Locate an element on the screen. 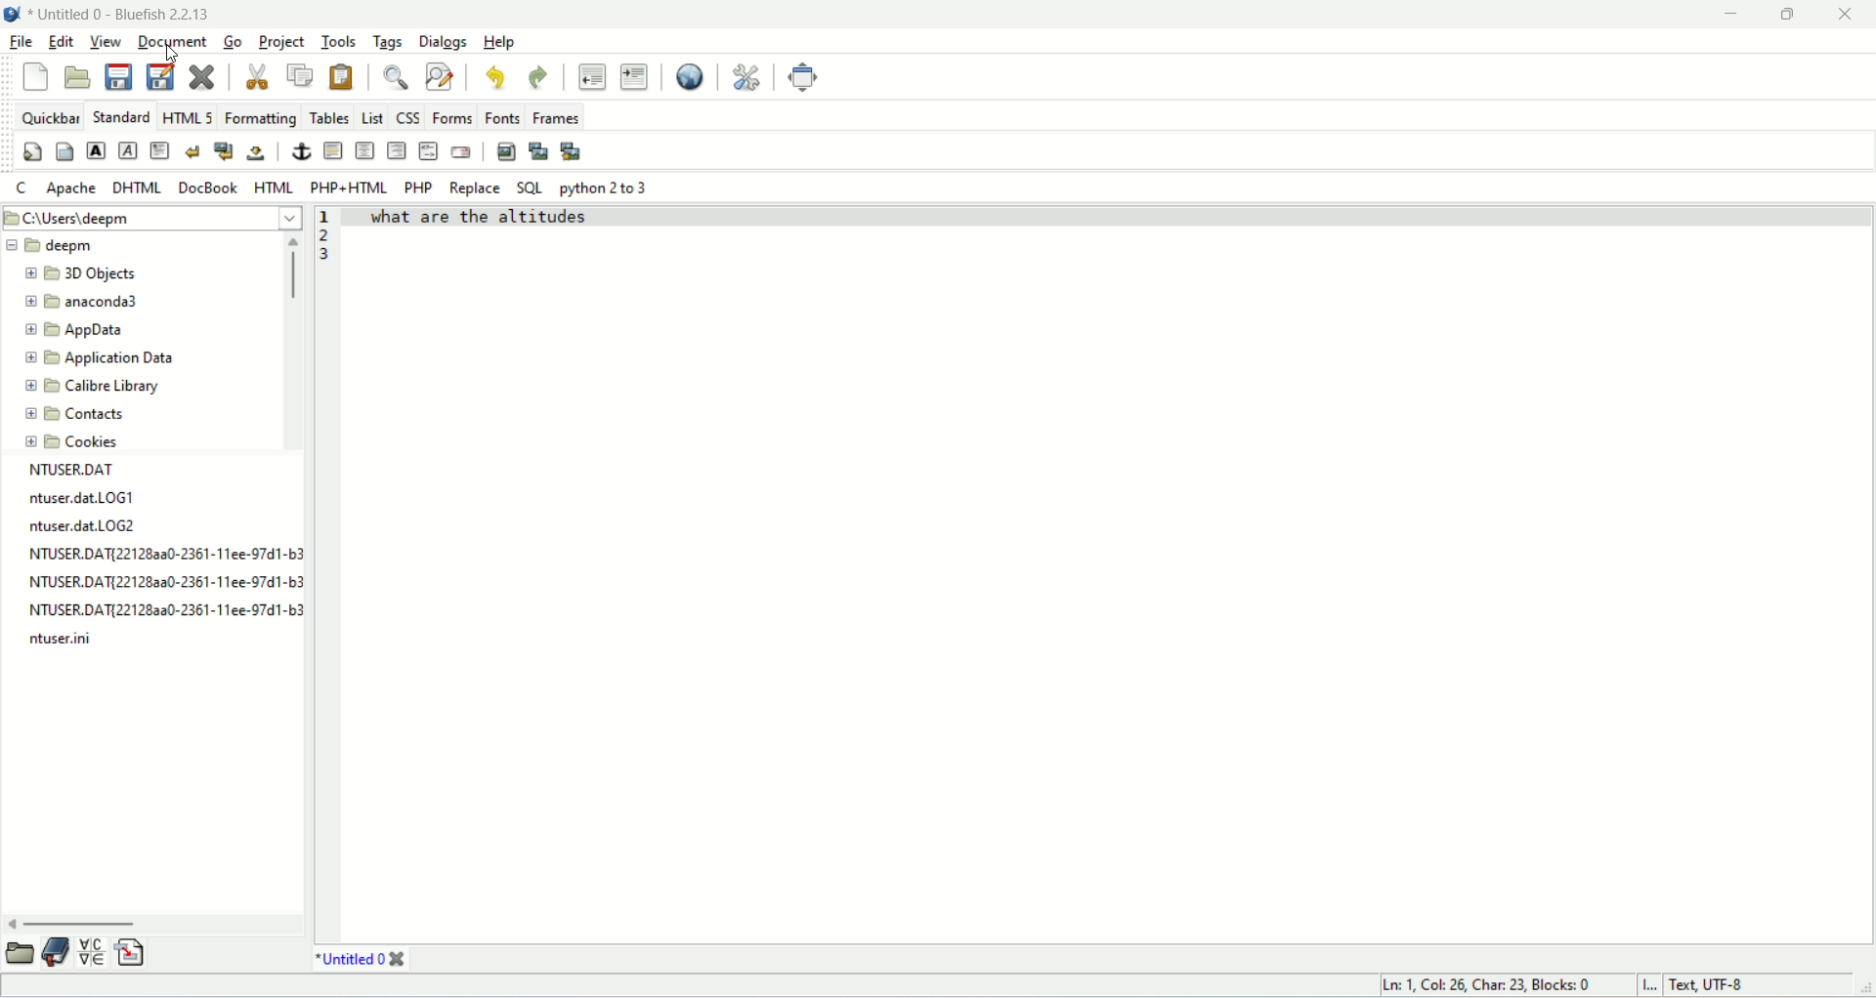 Image resolution: width=1876 pixels, height=998 pixels. calibre is located at coordinates (92, 389).